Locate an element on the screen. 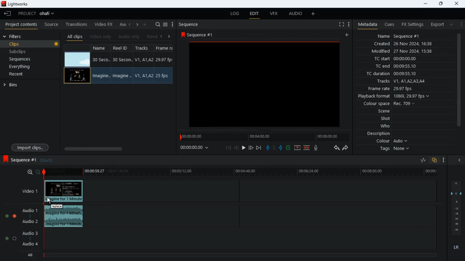 Image resolution: width=465 pixels, height=261 pixels. zoom is located at coordinates (31, 172).